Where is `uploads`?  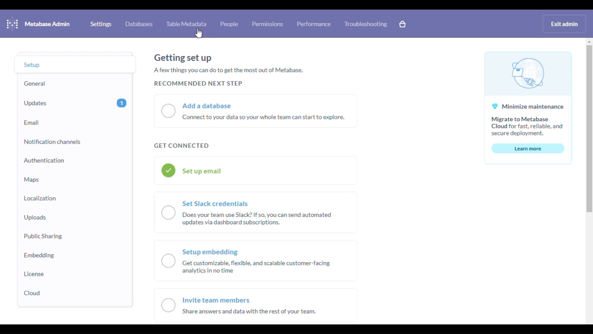
uploads is located at coordinates (35, 218).